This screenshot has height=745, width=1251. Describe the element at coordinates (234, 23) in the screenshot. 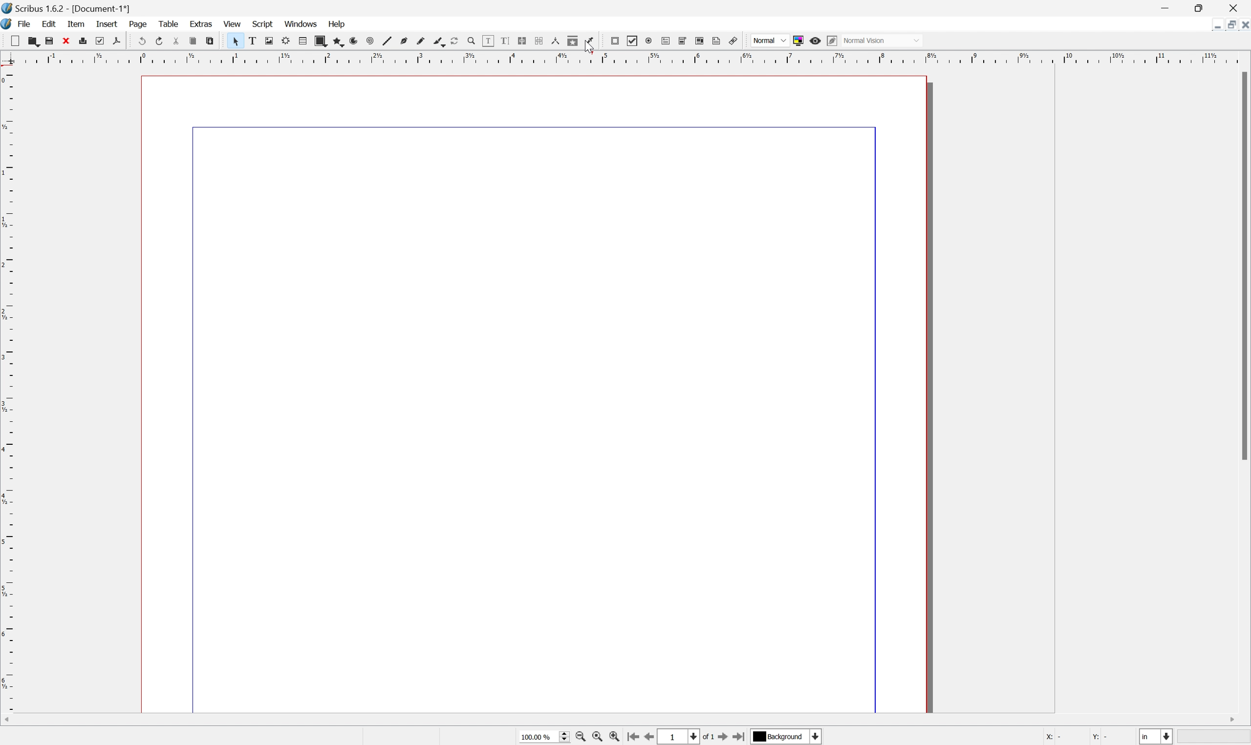

I see `view` at that location.